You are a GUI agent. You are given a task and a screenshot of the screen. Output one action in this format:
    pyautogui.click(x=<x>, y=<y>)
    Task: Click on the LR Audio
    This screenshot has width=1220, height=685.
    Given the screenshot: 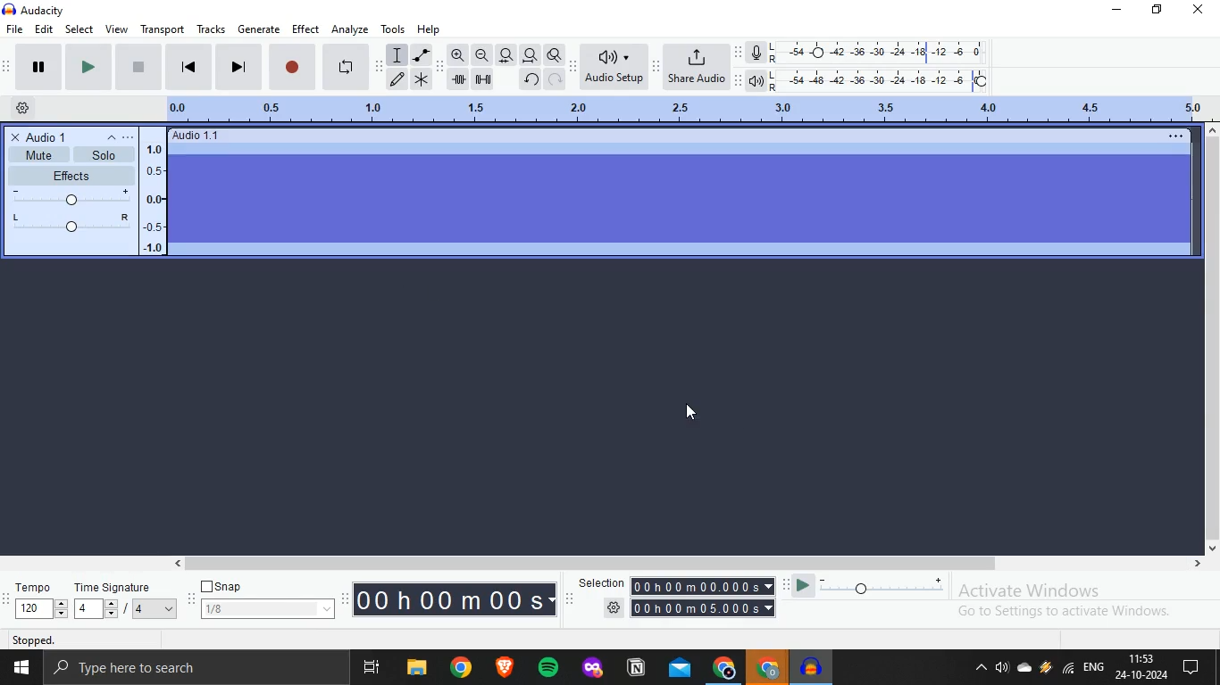 What is the action you would take?
    pyautogui.click(x=873, y=79)
    